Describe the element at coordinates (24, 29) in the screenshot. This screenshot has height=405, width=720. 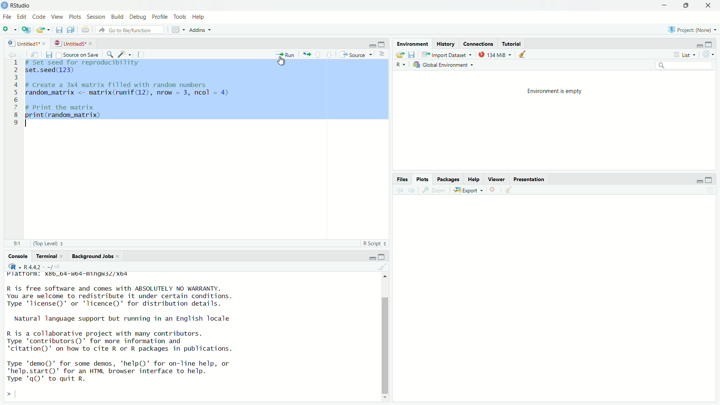
I see `add script` at that location.